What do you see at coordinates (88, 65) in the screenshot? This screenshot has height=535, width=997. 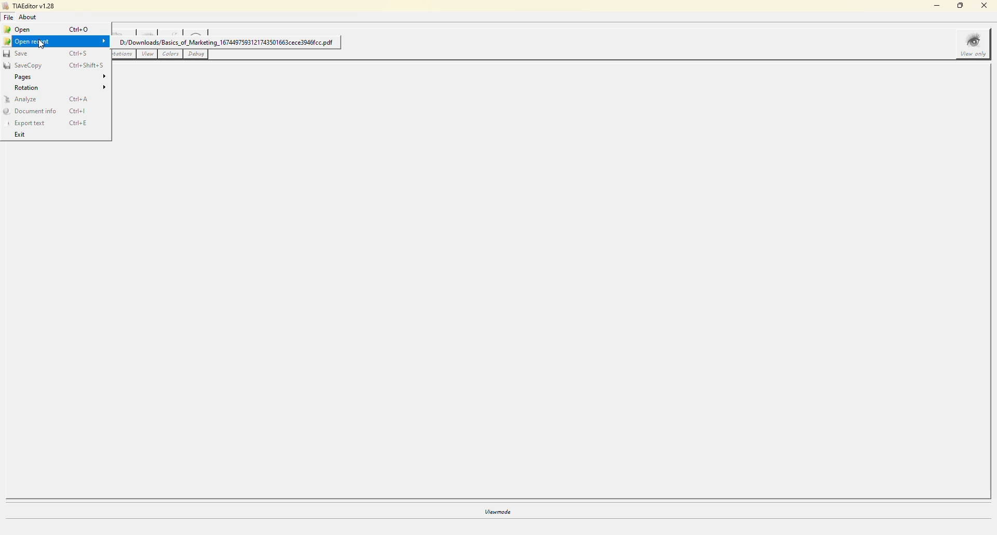 I see `ctrl+shift+s` at bounding box center [88, 65].